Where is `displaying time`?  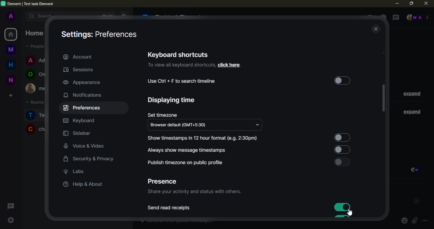
displaying time is located at coordinates (172, 100).